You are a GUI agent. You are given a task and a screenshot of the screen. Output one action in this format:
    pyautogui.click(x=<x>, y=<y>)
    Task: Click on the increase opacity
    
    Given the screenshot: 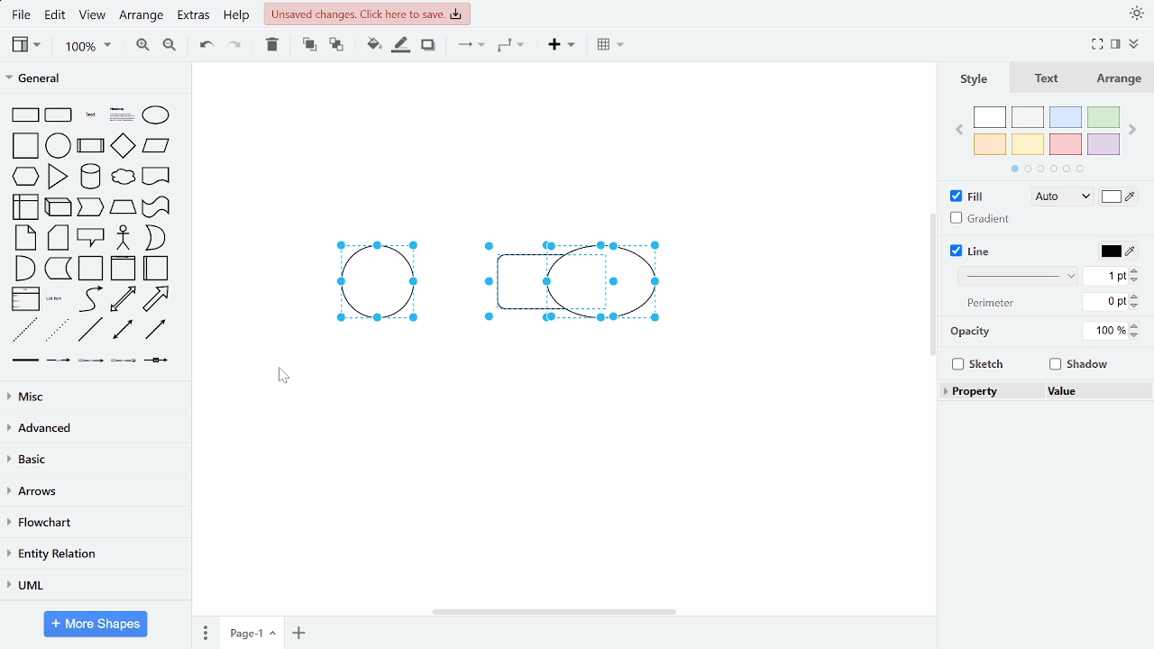 What is the action you would take?
    pyautogui.click(x=1135, y=324)
    